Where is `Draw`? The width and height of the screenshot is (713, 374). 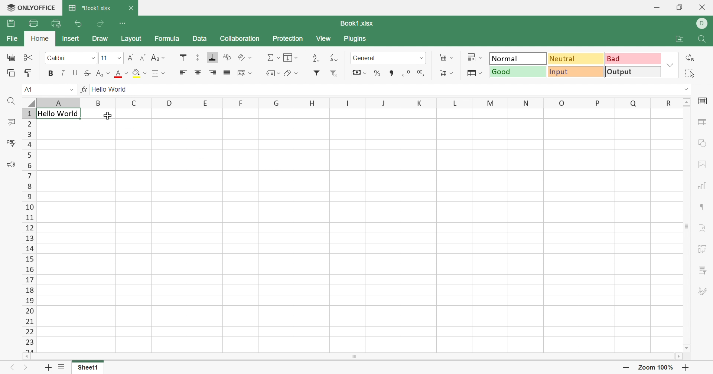 Draw is located at coordinates (98, 39).